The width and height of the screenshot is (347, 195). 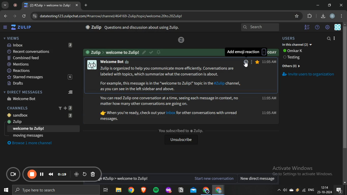 I want to click on bookmark this page, so click(x=297, y=16).